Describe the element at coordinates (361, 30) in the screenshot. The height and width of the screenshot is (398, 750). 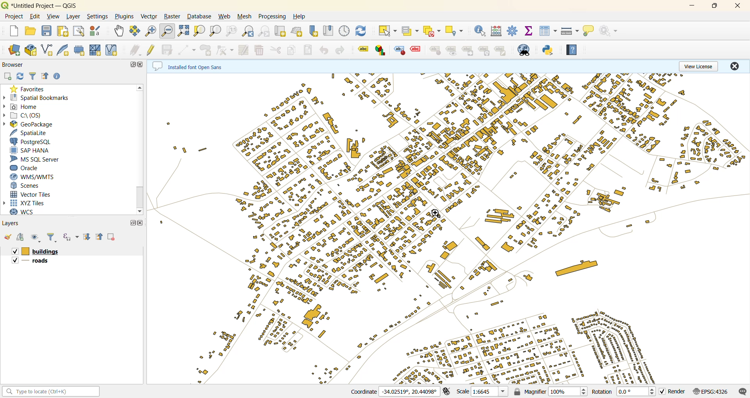
I see `refresh` at that location.